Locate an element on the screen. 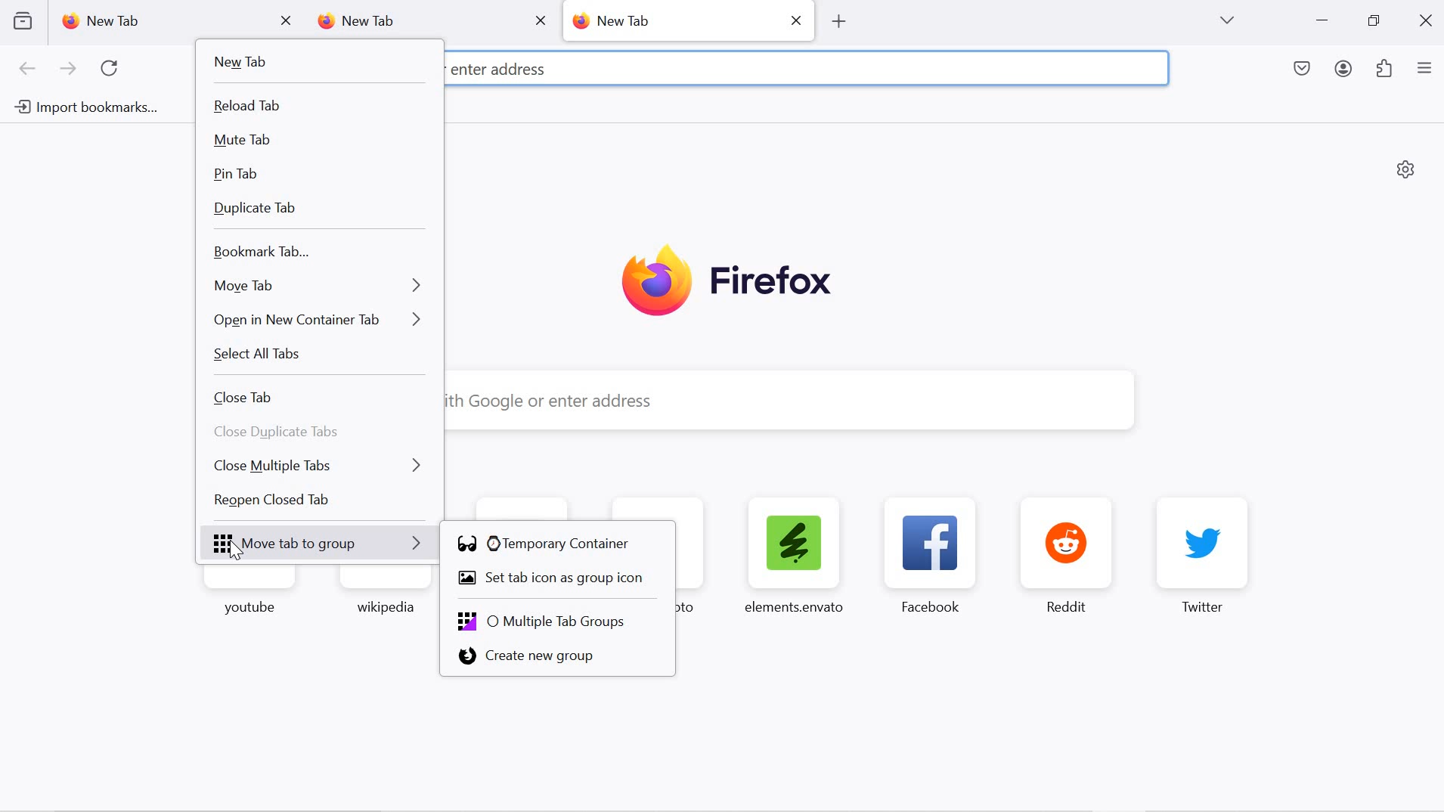 This screenshot has height=812, width=1444. account is located at coordinates (1346, 71).